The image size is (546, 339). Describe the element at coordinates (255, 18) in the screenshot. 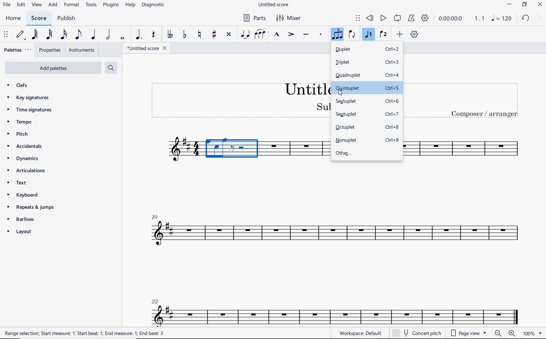

I see `PARTS` at that location.